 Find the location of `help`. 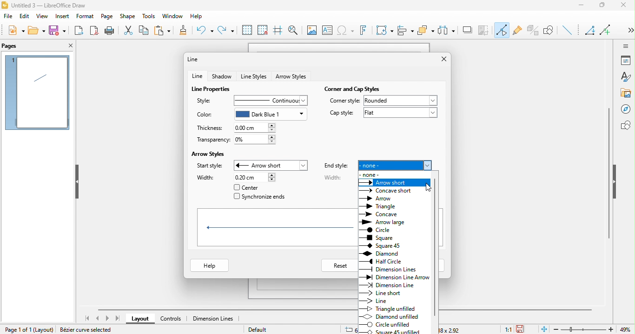

help is located at coordinates (210, 266).